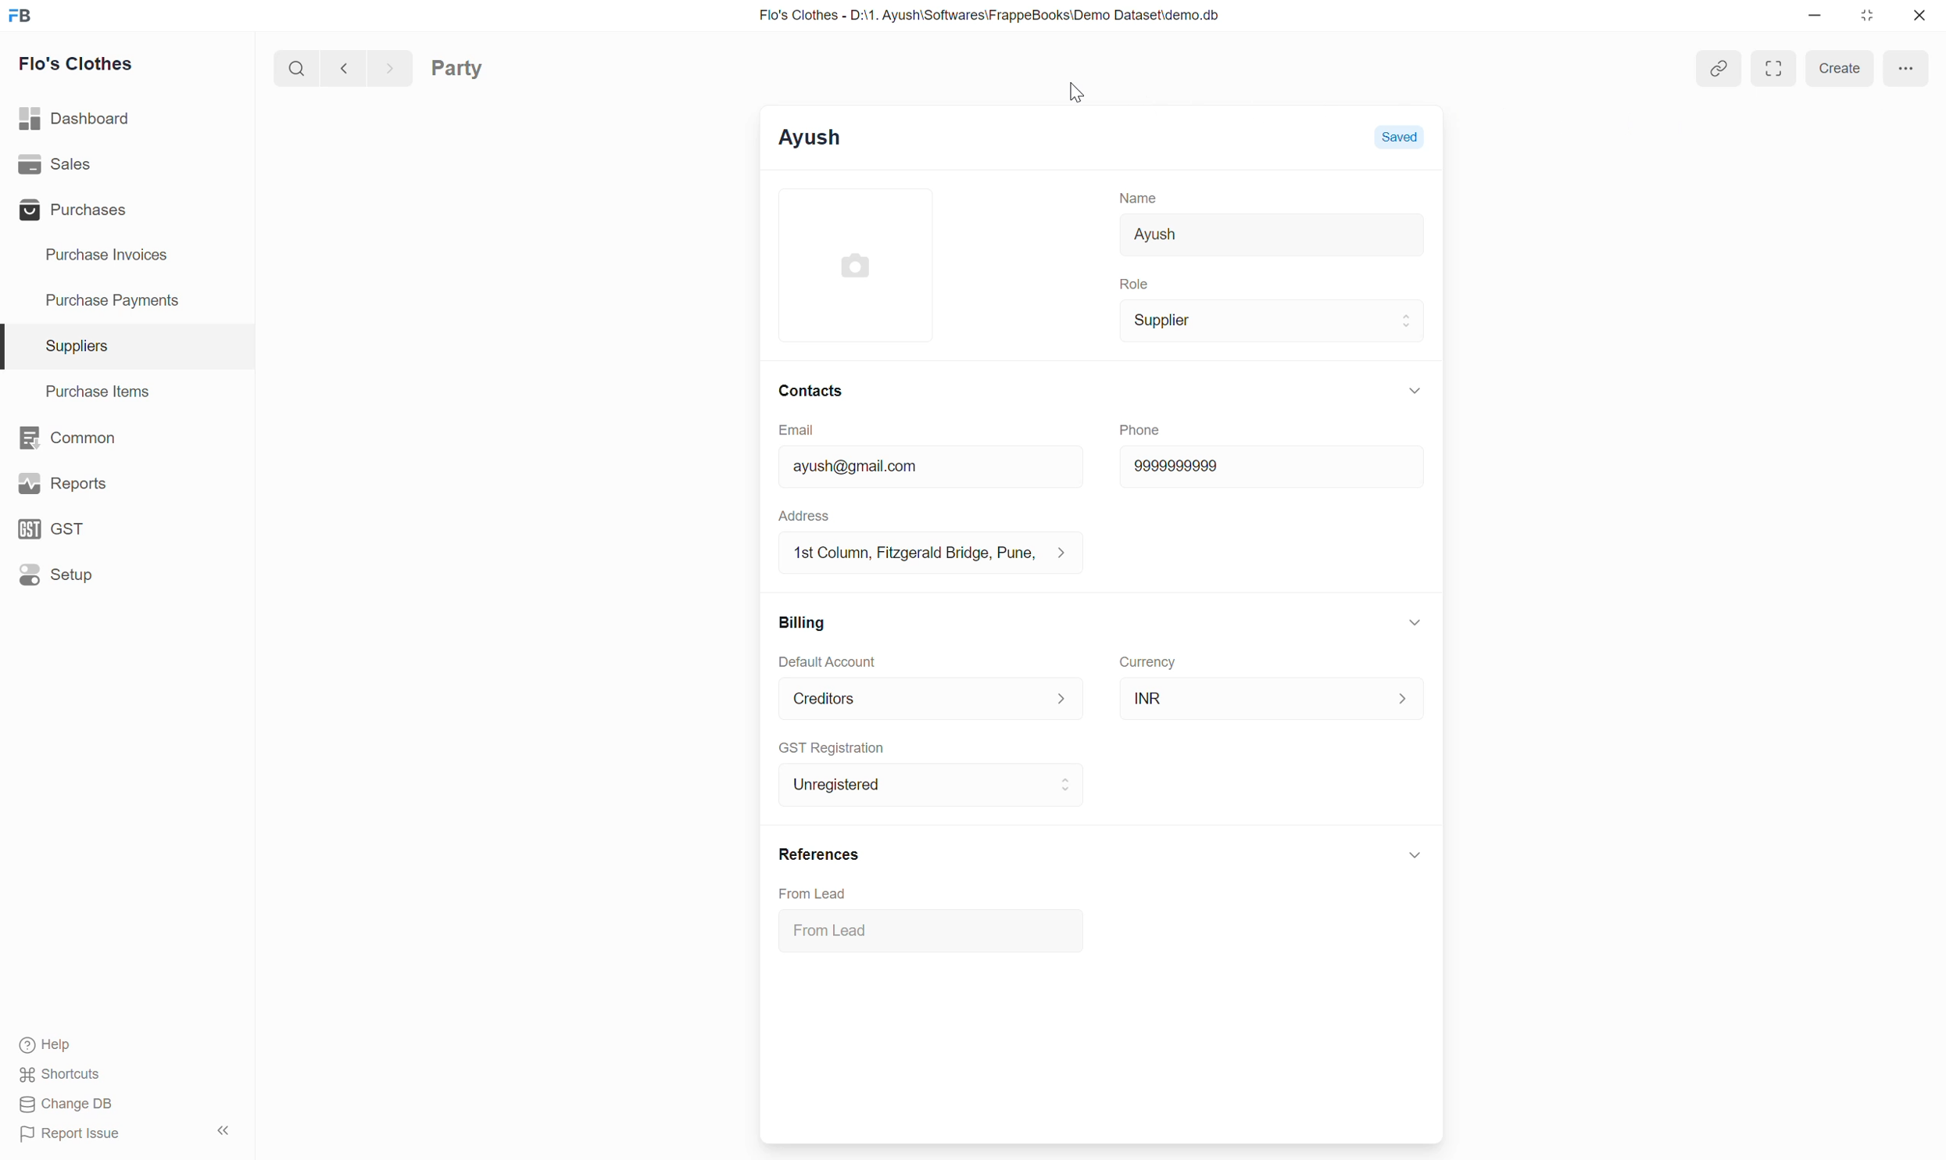 Image resolution: width=1946 pixels, height=1160 pixels. What do you see at coordinates (224, 1130) in the screenshot?
I see `Collapse sidebar` at bounding box center [224, 1130].